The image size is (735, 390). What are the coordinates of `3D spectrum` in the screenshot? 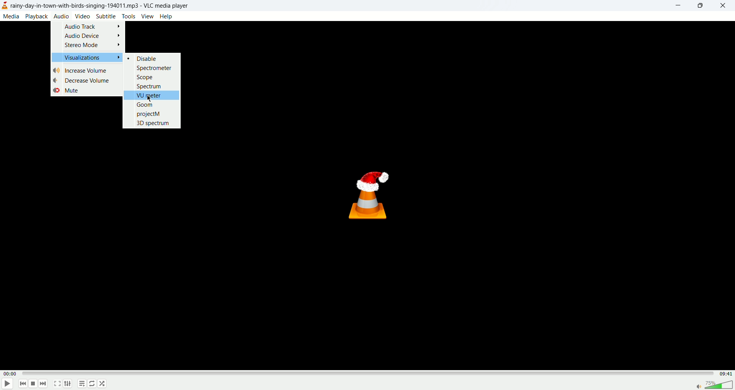 It's located at (154, 124).